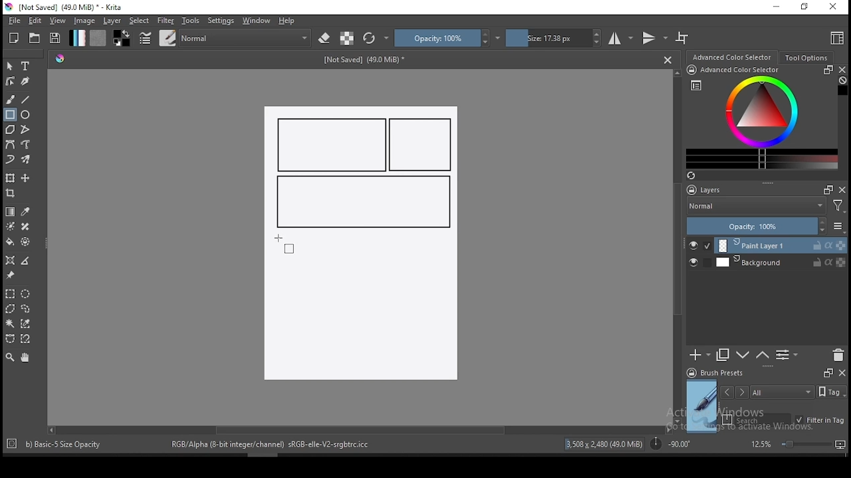 This screenshot has width=851, height=478. I want to click on new rectangle, so click(423, 145).